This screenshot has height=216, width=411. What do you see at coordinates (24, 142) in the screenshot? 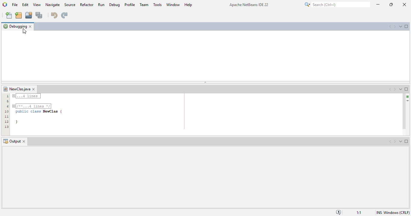
I see `close window` at bounding box center [24, 142].